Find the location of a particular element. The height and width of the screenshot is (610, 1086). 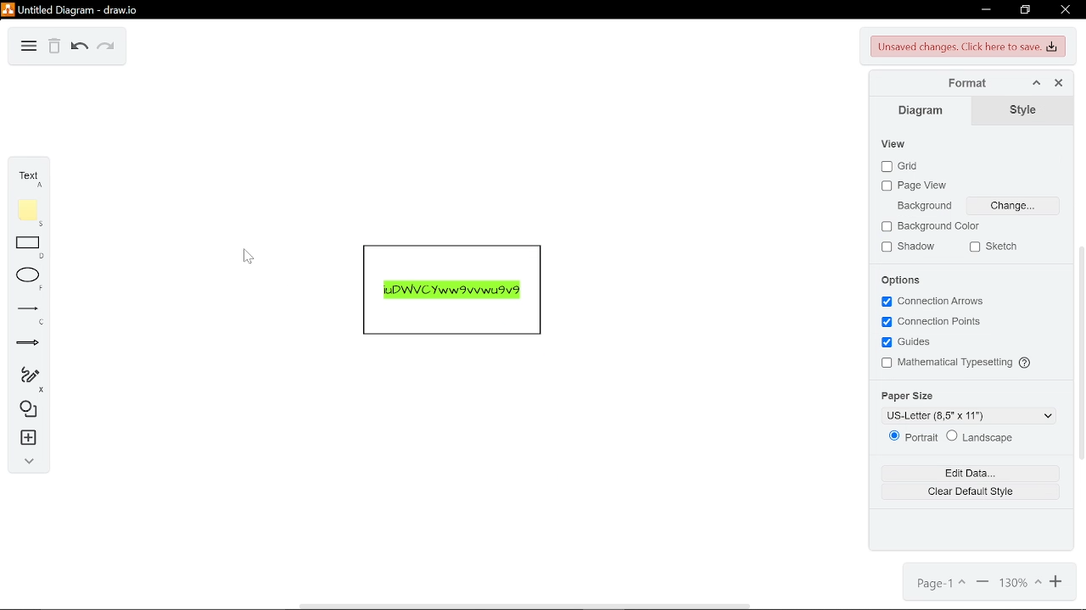

insert is located at coordinates (25, 441).